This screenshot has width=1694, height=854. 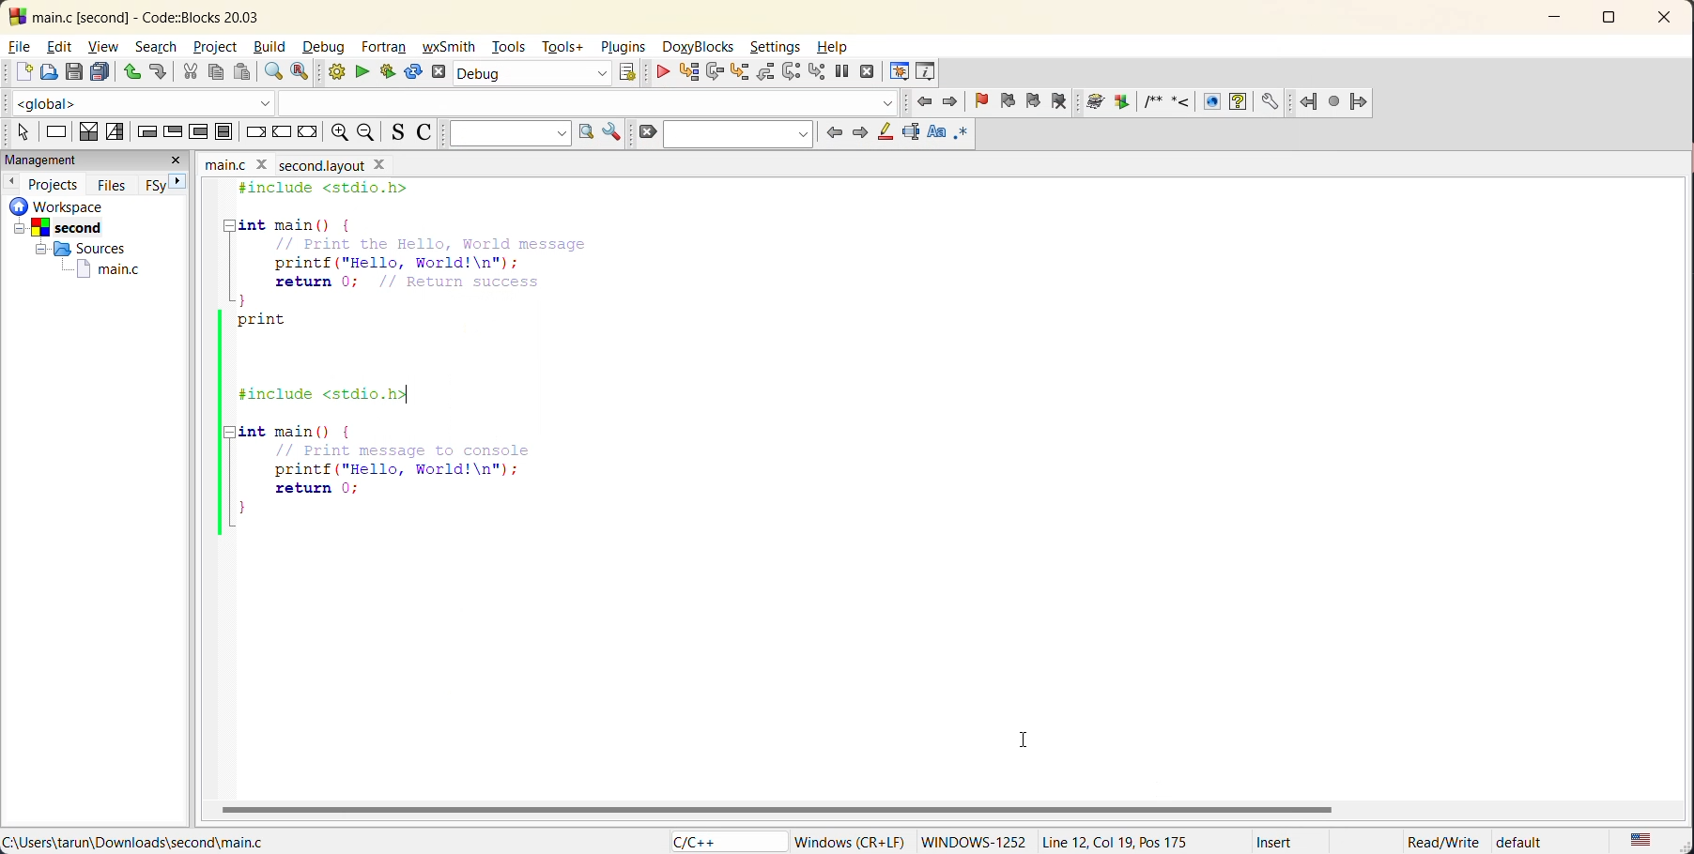 I want to click on save everything, so click(x=100, y=71).